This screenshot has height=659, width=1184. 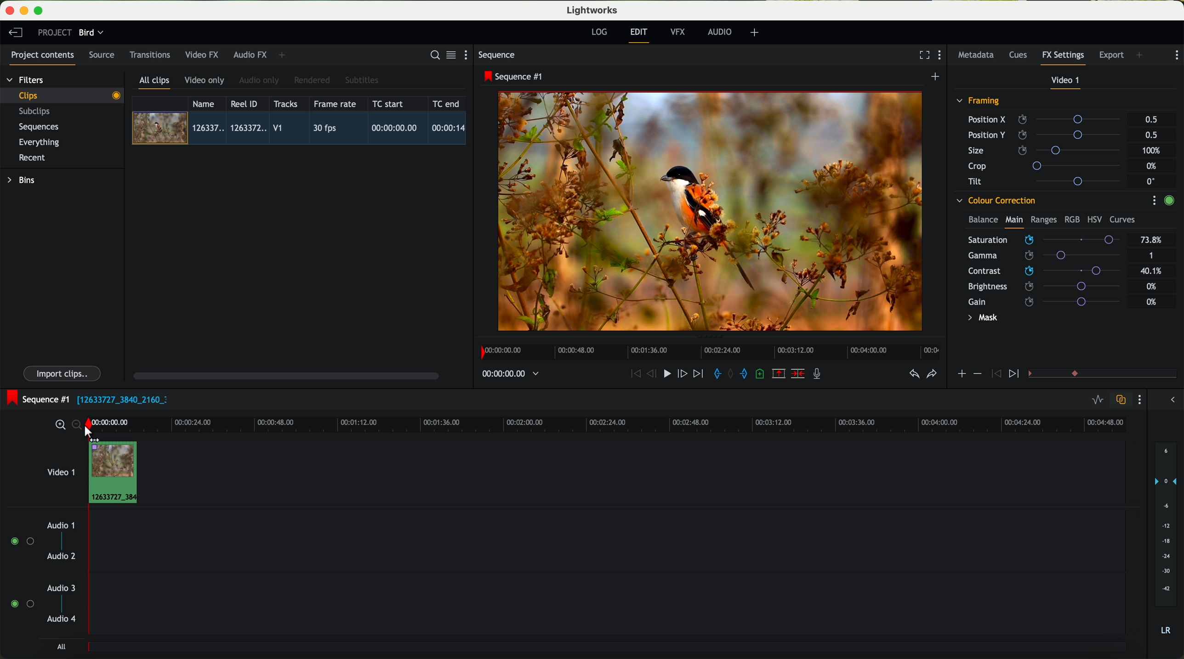 I want to click on fullscreen, so click(x=922, y=55).